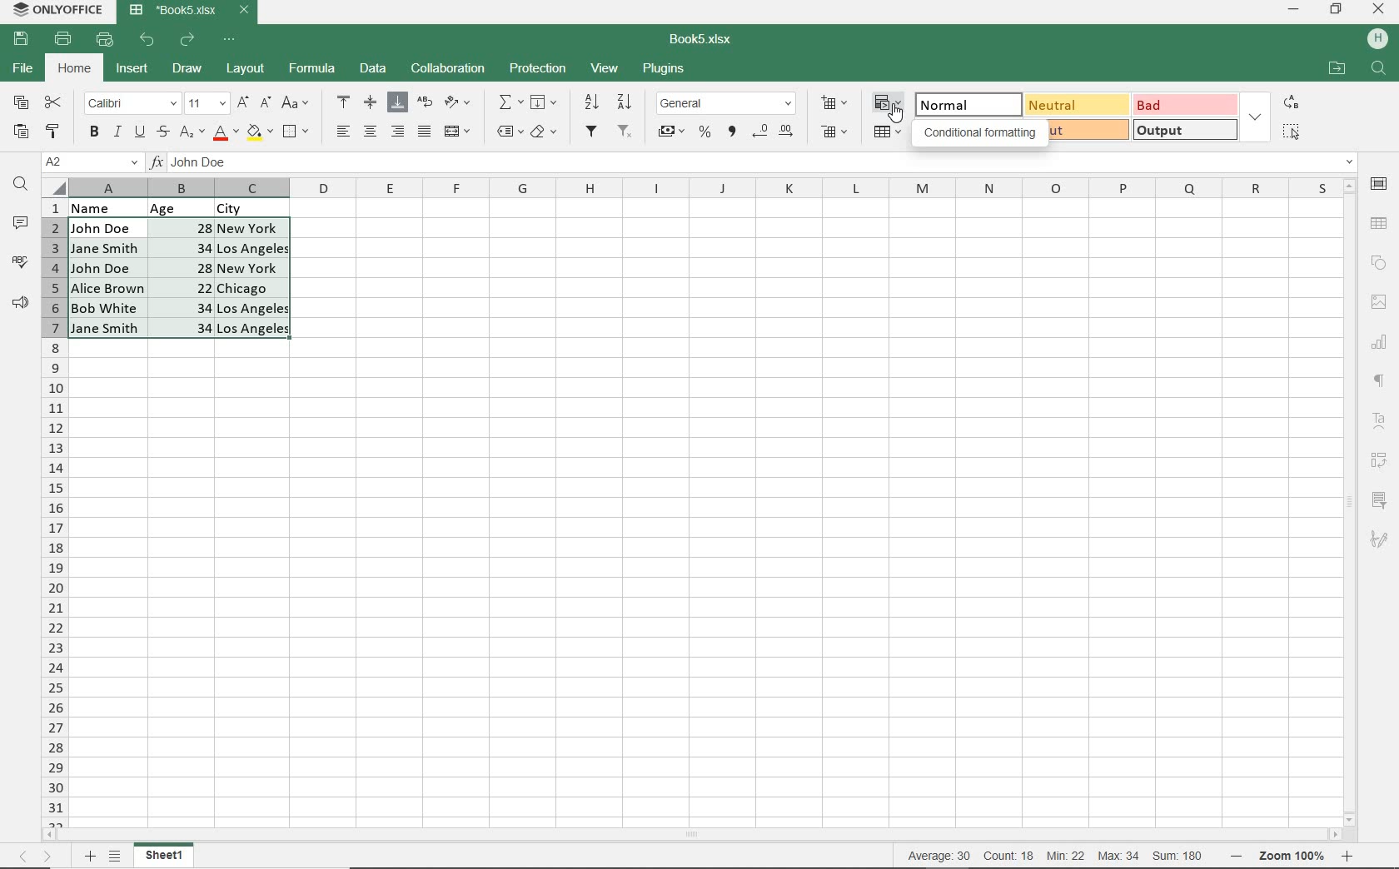 This screenshot has width=1399, height=869. Describe the element at coordinates (296, 103) in the screenshot. I see `CHANGE CASE` at that location.